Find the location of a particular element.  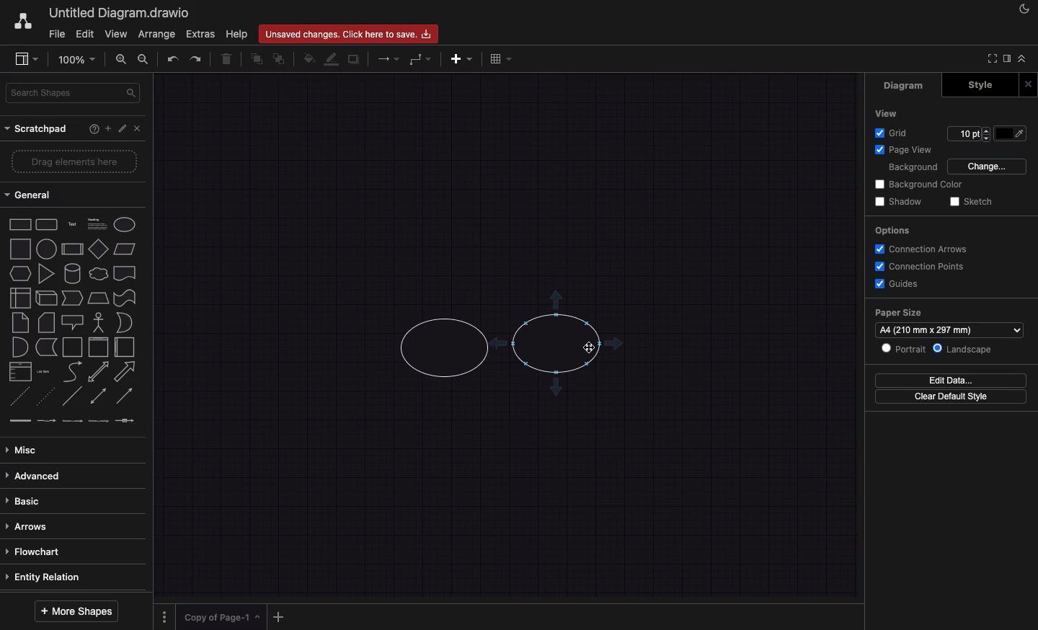

connector with 3 labels is located at coordinates (97, 421).